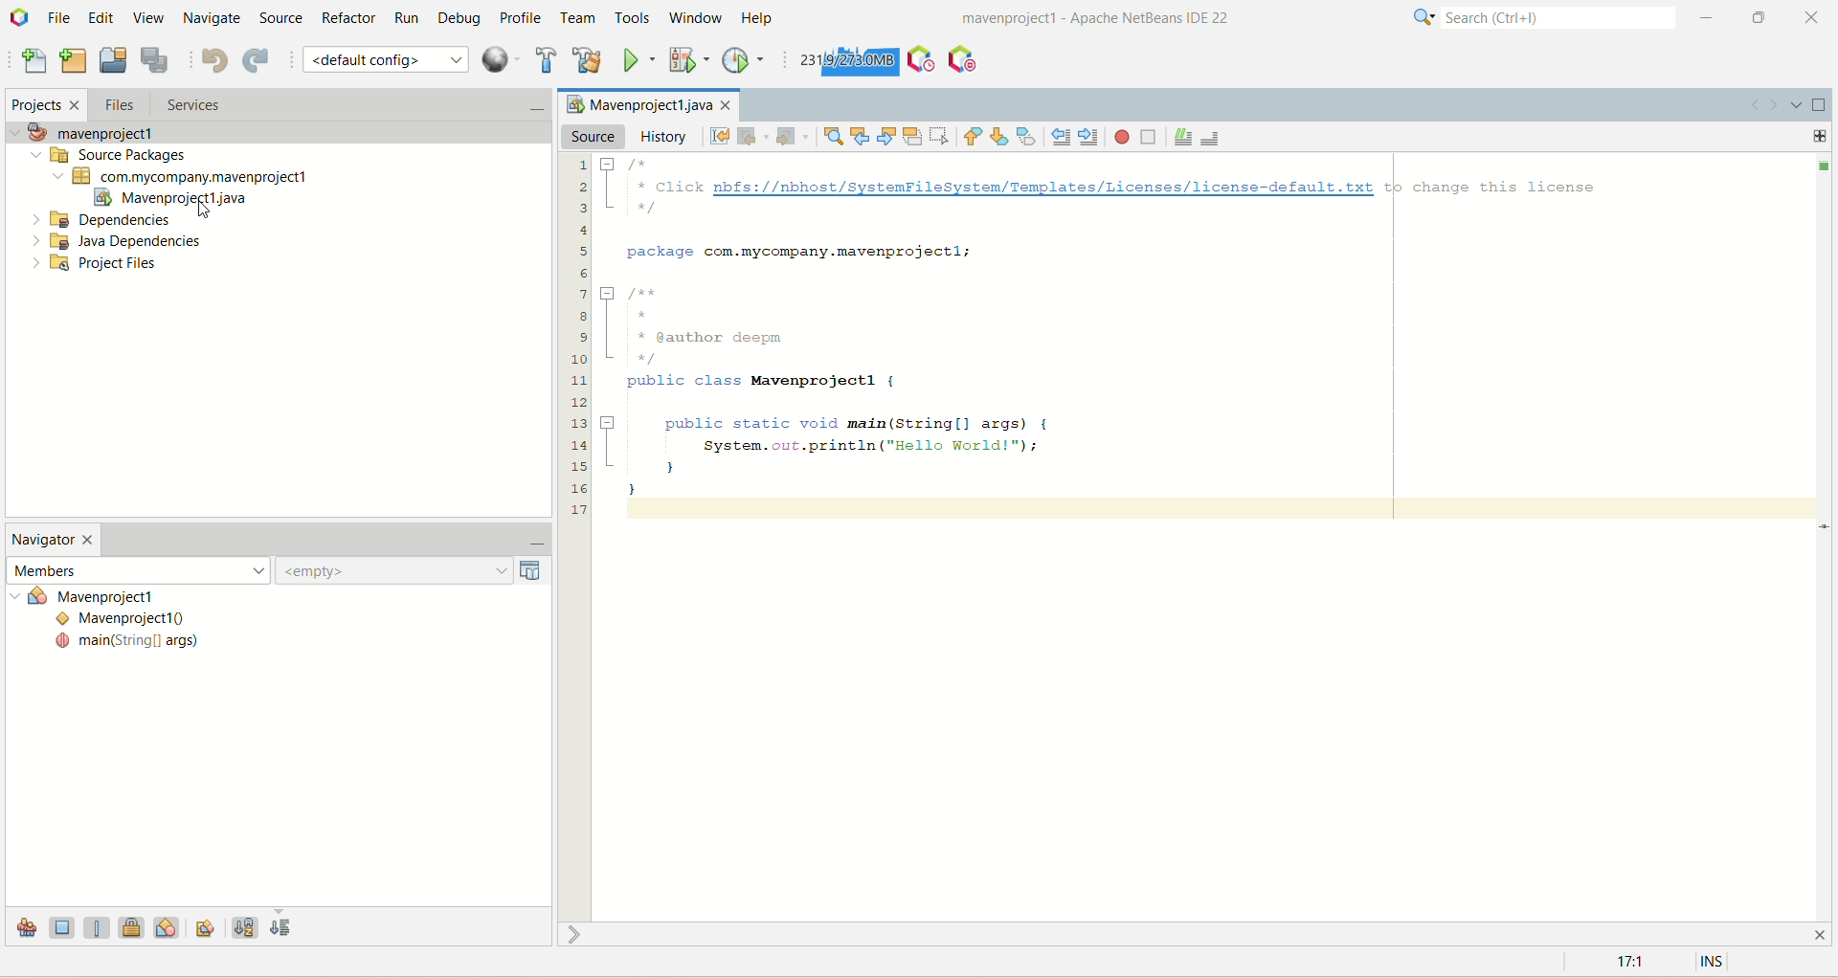 The width and height of the screenshot is (1838, 978). Describe the element at coordinates (1061, 137) in the screenshot. I see `shift line left` at that location.